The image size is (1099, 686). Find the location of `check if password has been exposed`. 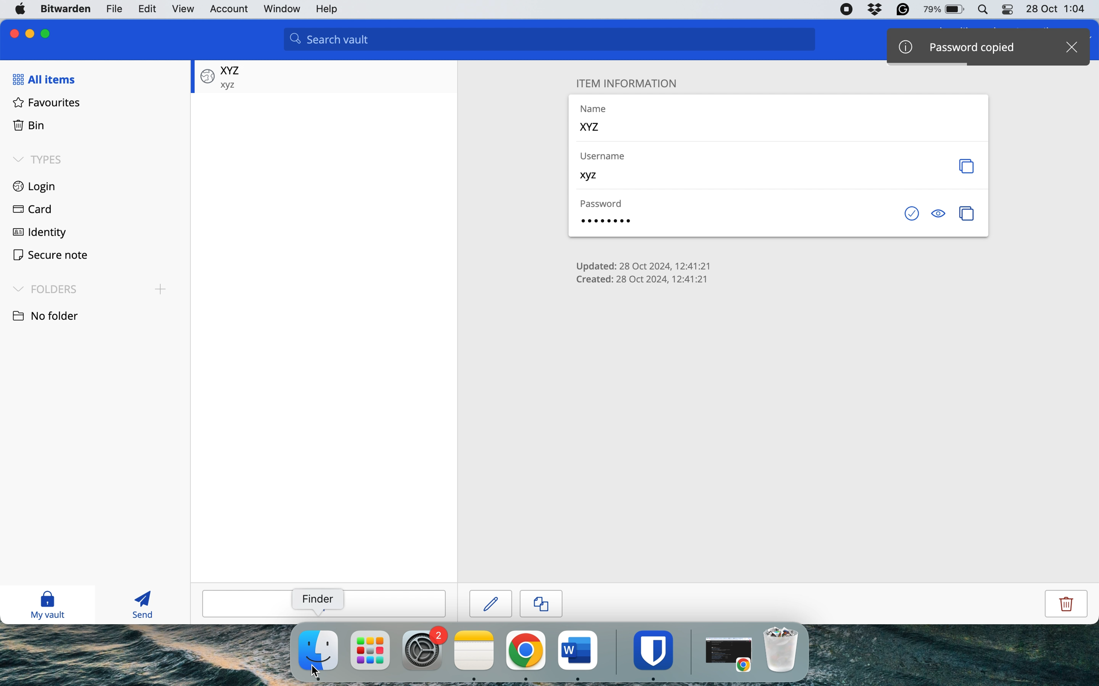

check if password has been exposed is located at coordinates (909, 213).